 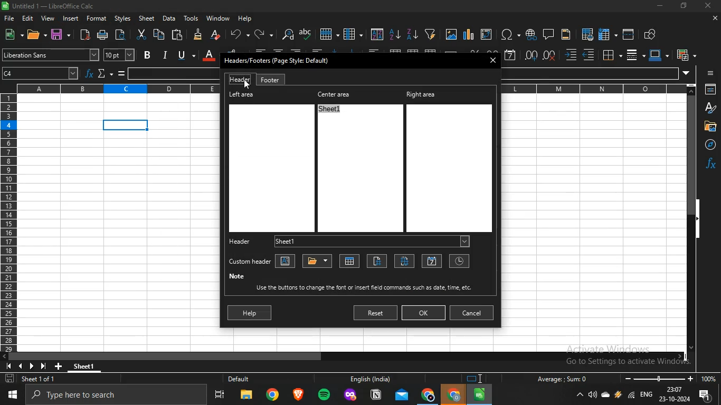 What do you see at coordinates (83, 34) in the screenshot?
I see `export directly as pdf` at bounding box center [83, 34].